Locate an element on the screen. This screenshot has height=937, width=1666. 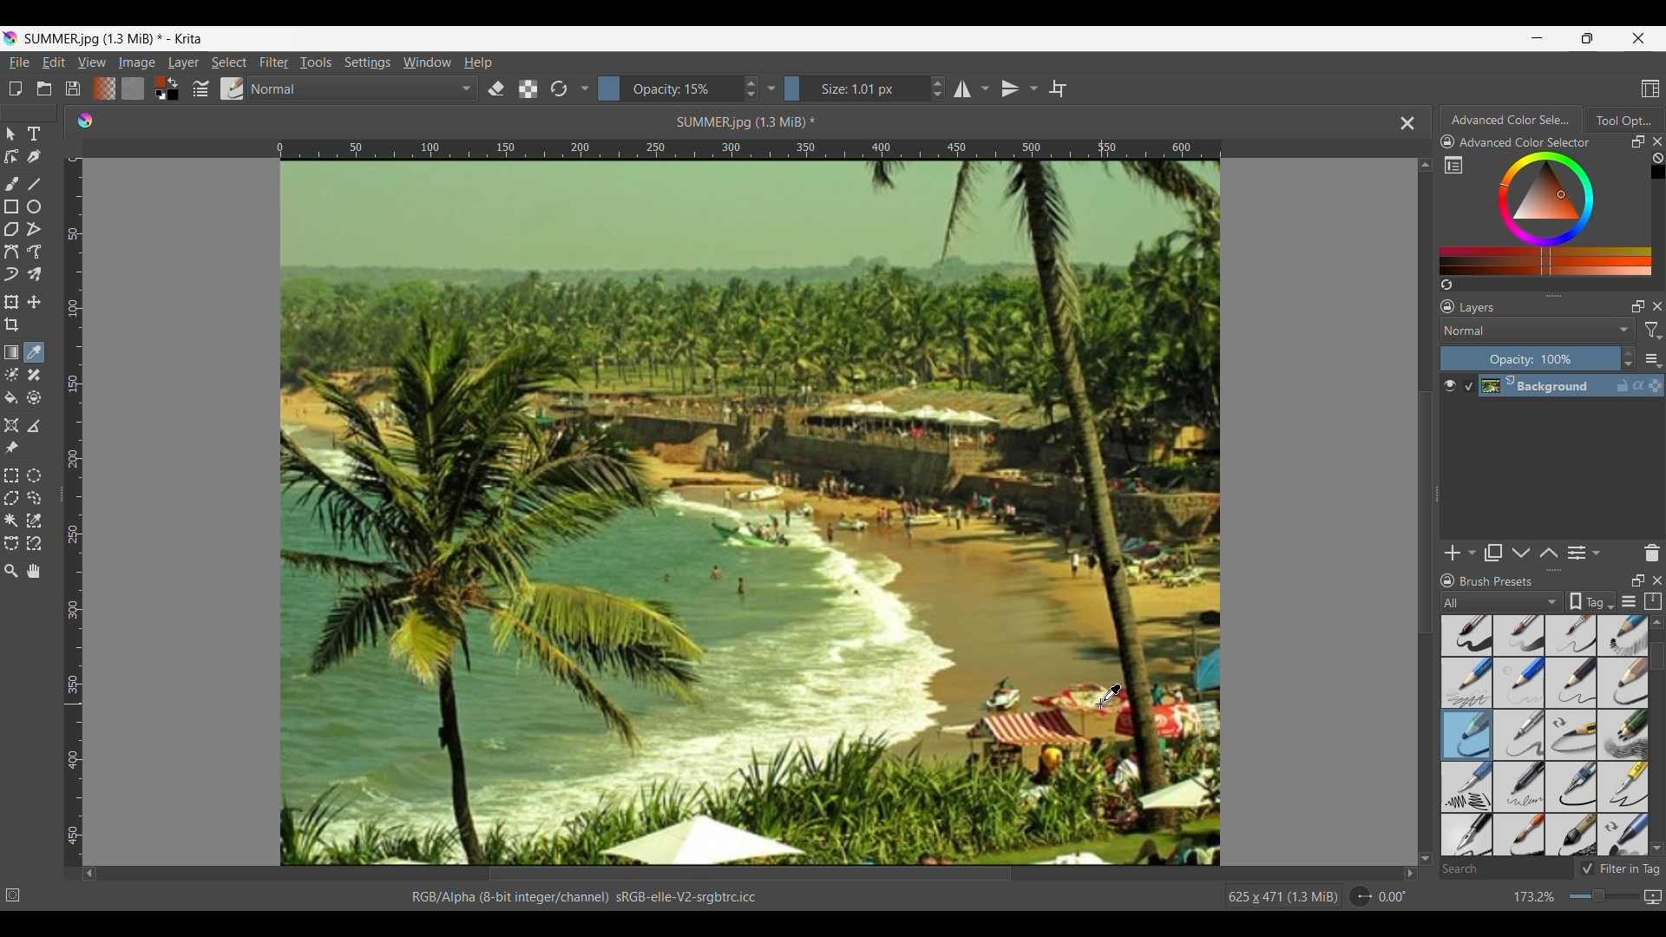
Measure the distance between two points is located at coordinates (34, 427).